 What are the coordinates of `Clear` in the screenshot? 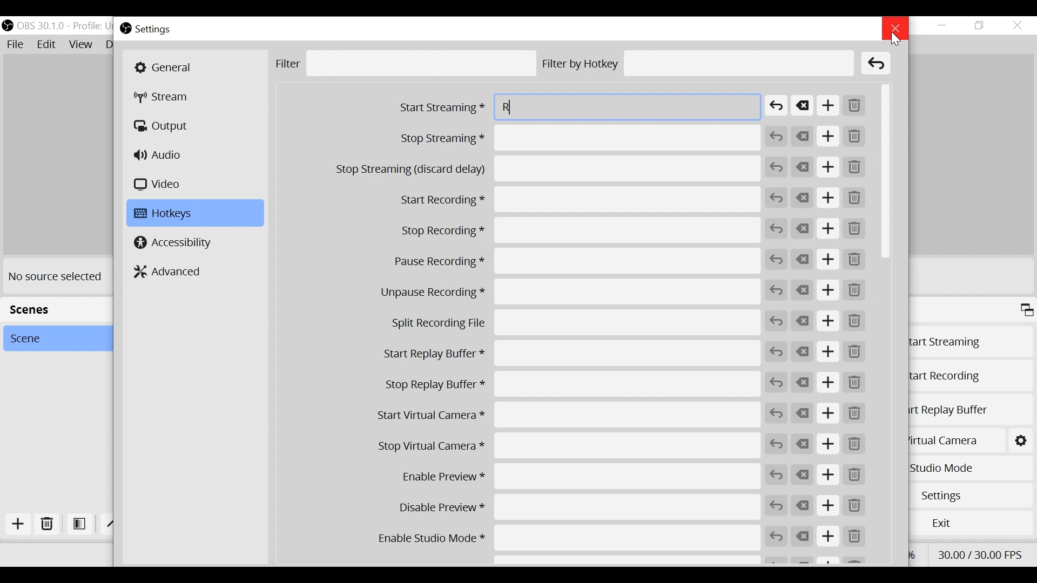 It's located at (804, 506).